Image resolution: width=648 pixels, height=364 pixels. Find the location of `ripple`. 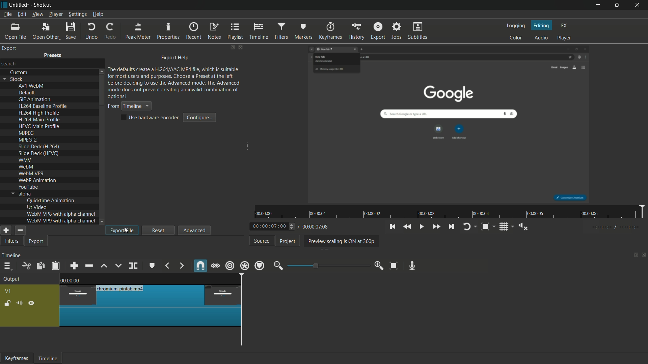

ripple is located at coordinates (230, 266).